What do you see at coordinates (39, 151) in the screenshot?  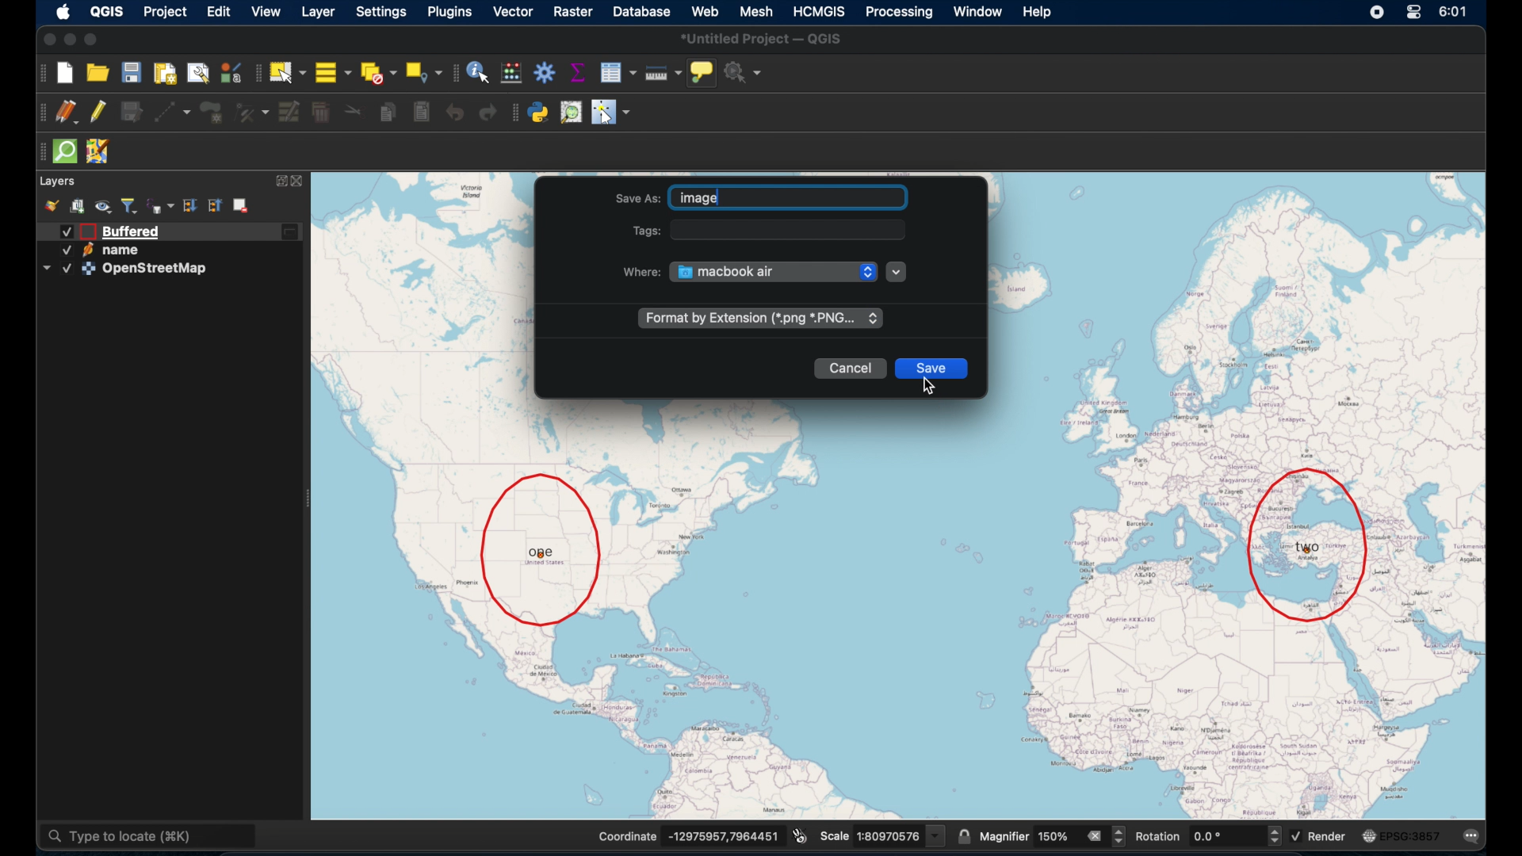 I see `drag handle` at bounding box center [39, 151].